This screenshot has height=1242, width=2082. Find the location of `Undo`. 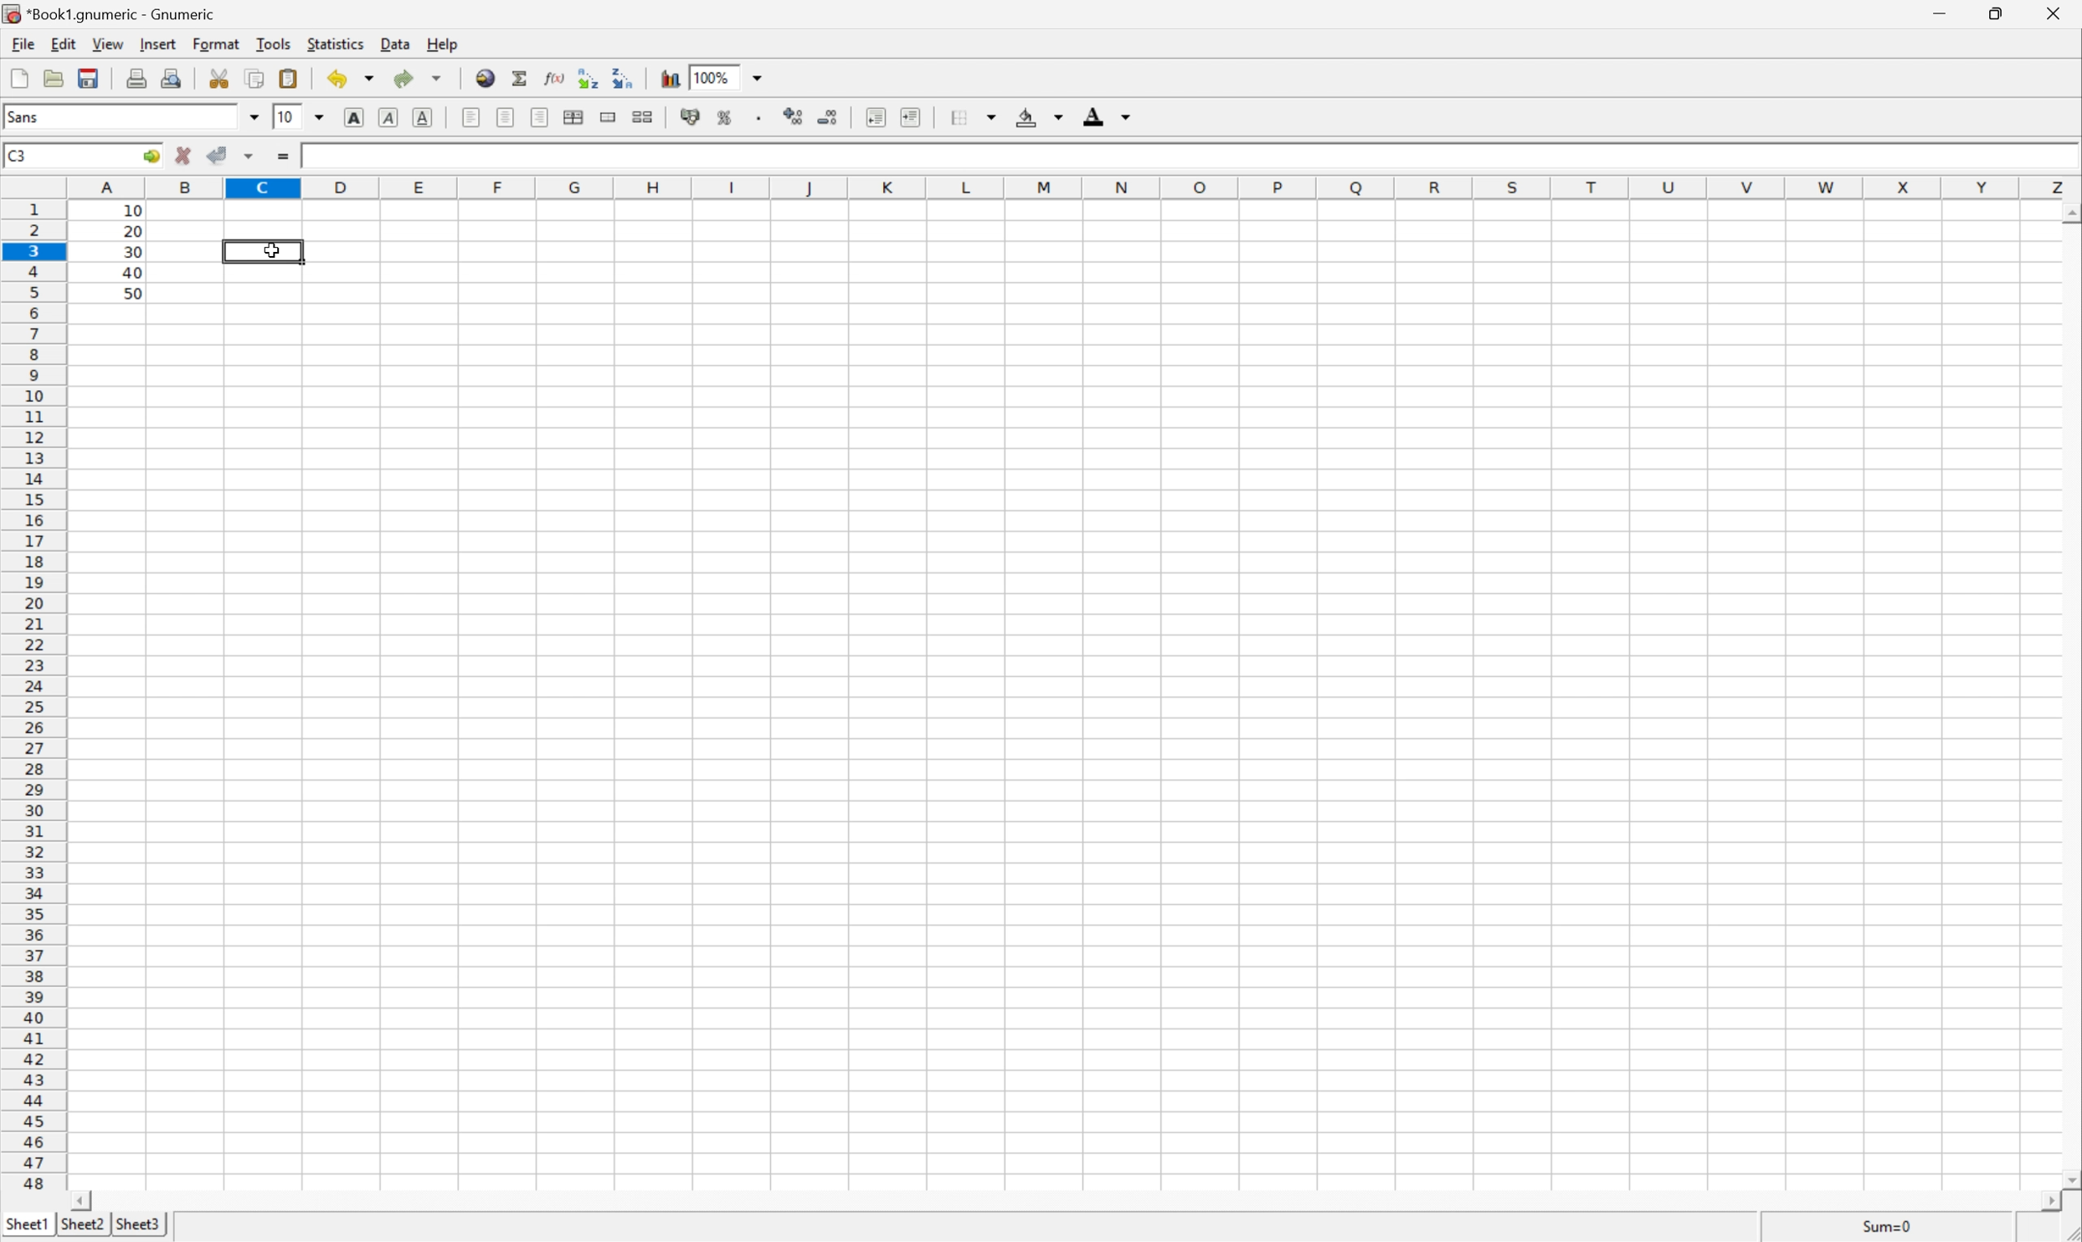

Undo is located at coordinates (335, 80).